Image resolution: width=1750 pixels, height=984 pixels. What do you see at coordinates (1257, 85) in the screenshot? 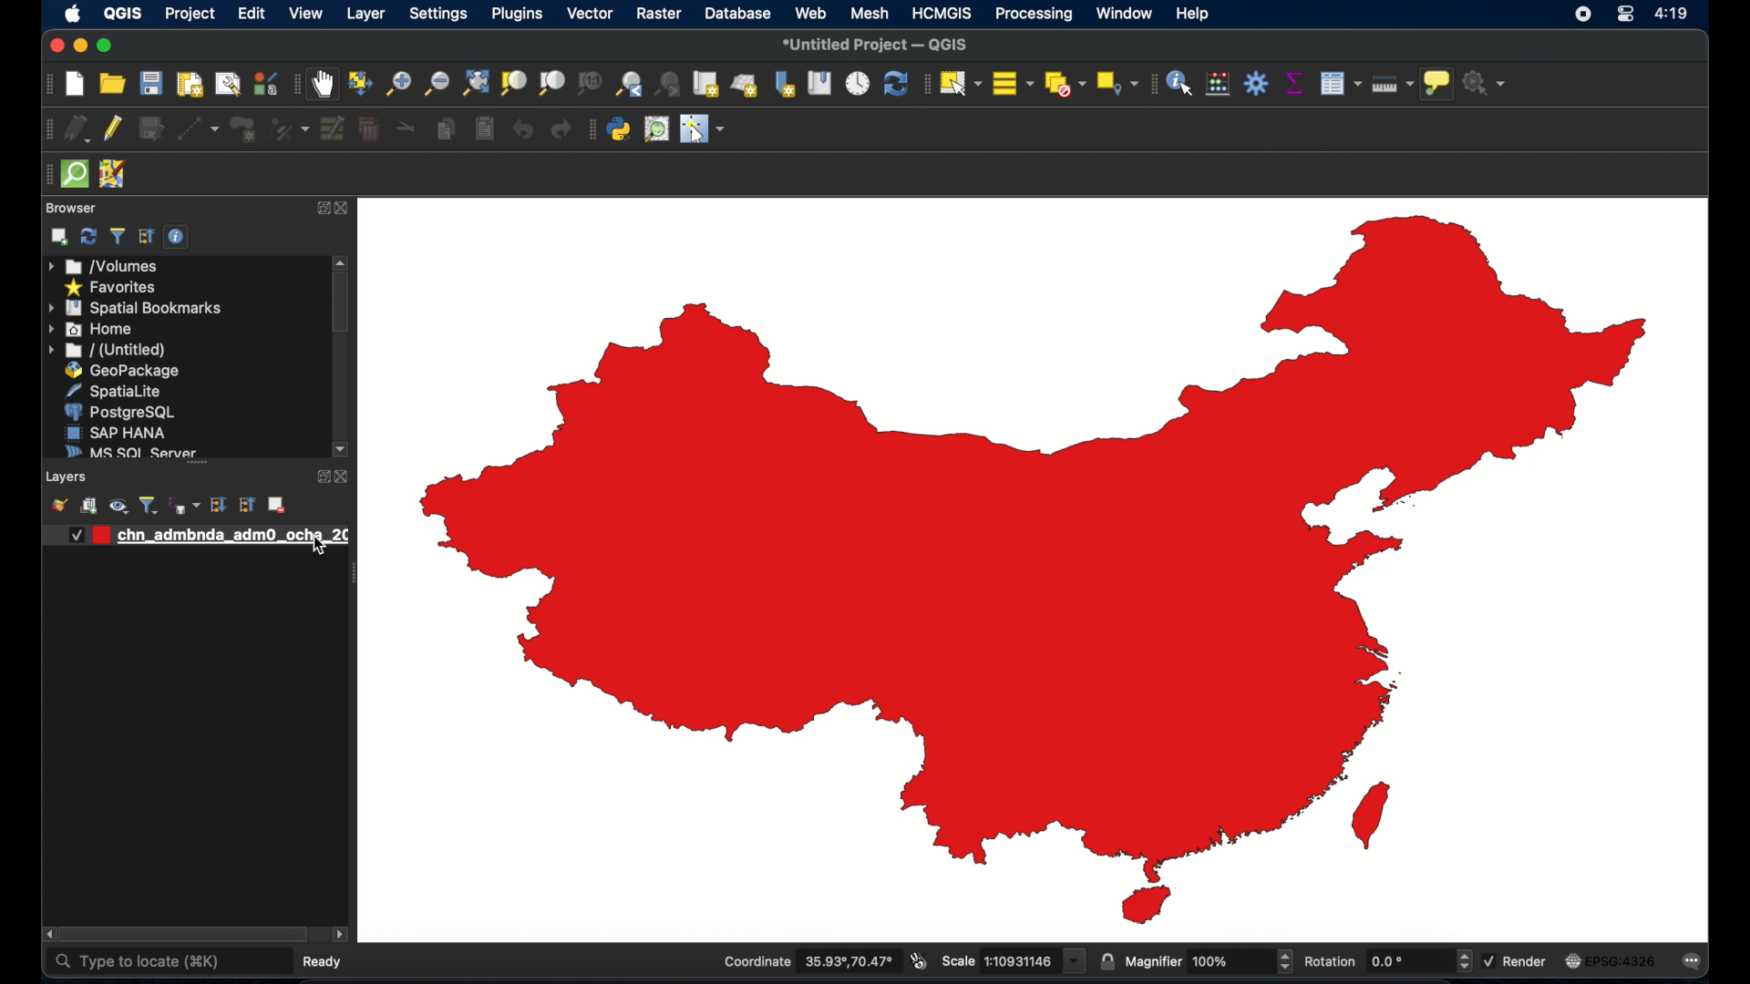
I see `toolbox` at bounding box center [1257, 85].